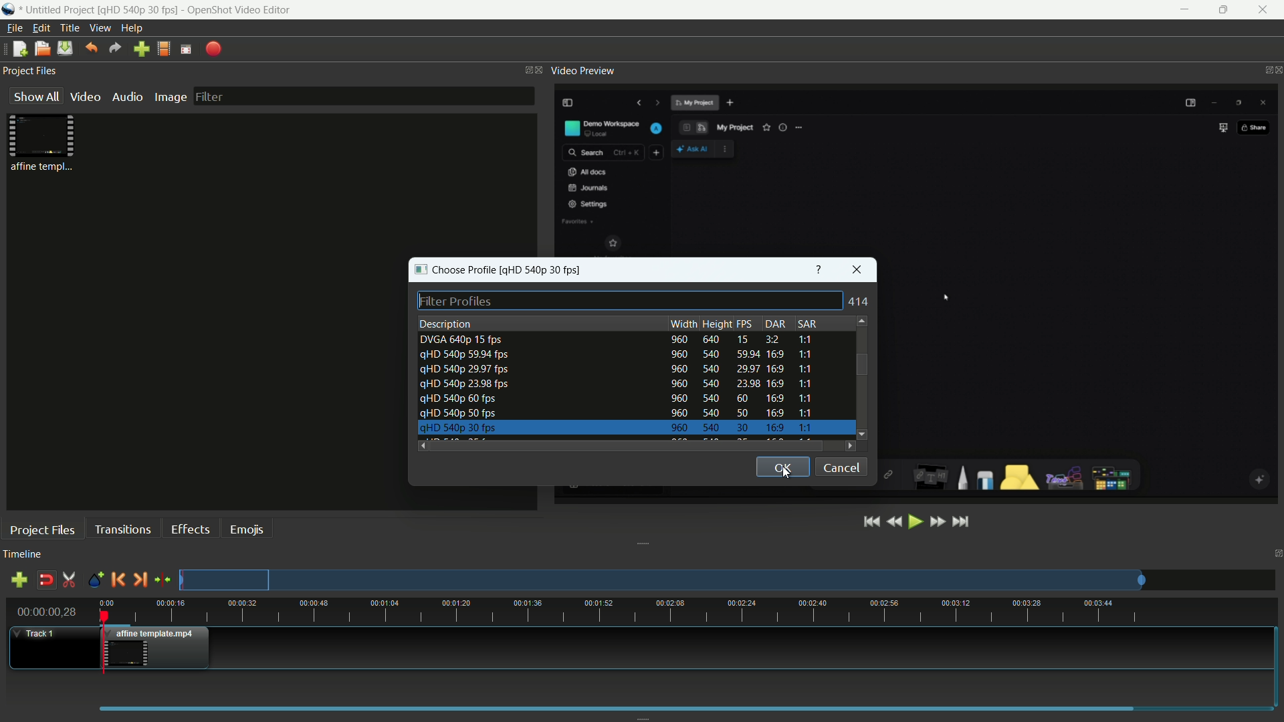 This screenshot has width=1284, height=722. I want to click on preview track, so click(661, 580).